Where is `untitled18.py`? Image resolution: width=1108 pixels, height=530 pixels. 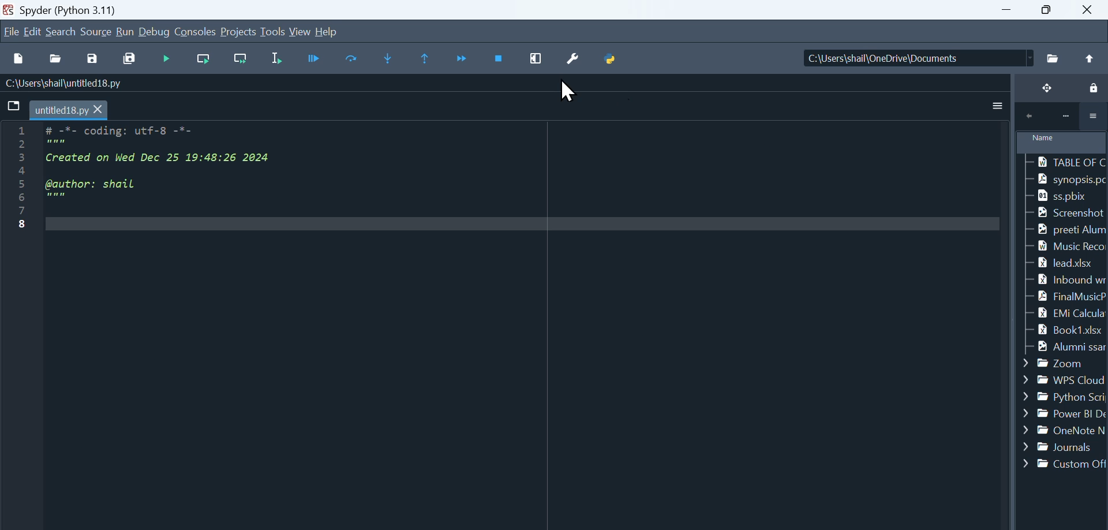 untitled18.py is located at coordinates (70, 109).